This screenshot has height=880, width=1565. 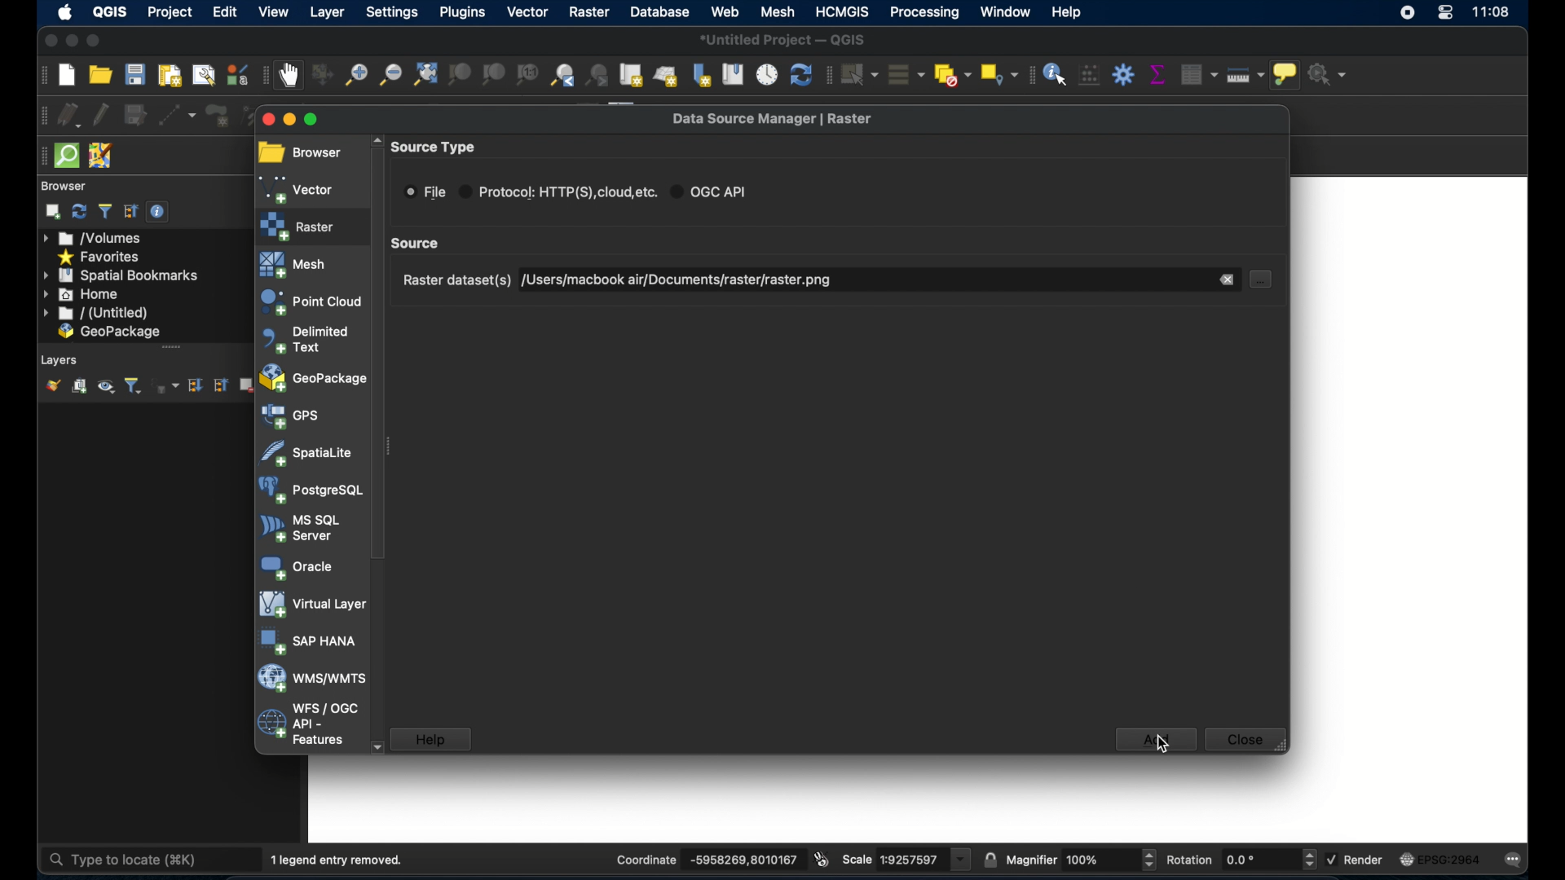 What do you see at coordinates (644, 859) in the screenshot?
I see `coordinate` at bounding box center [644, 859].